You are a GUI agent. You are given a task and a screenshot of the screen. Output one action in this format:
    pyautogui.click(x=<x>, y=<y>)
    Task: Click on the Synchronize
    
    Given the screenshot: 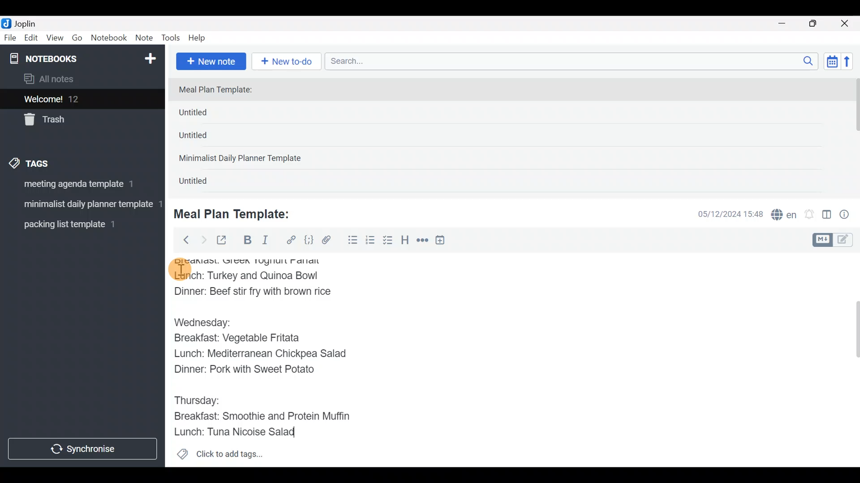 What is the action you would take?
    pyautogui.click(x=84, y=449)
    